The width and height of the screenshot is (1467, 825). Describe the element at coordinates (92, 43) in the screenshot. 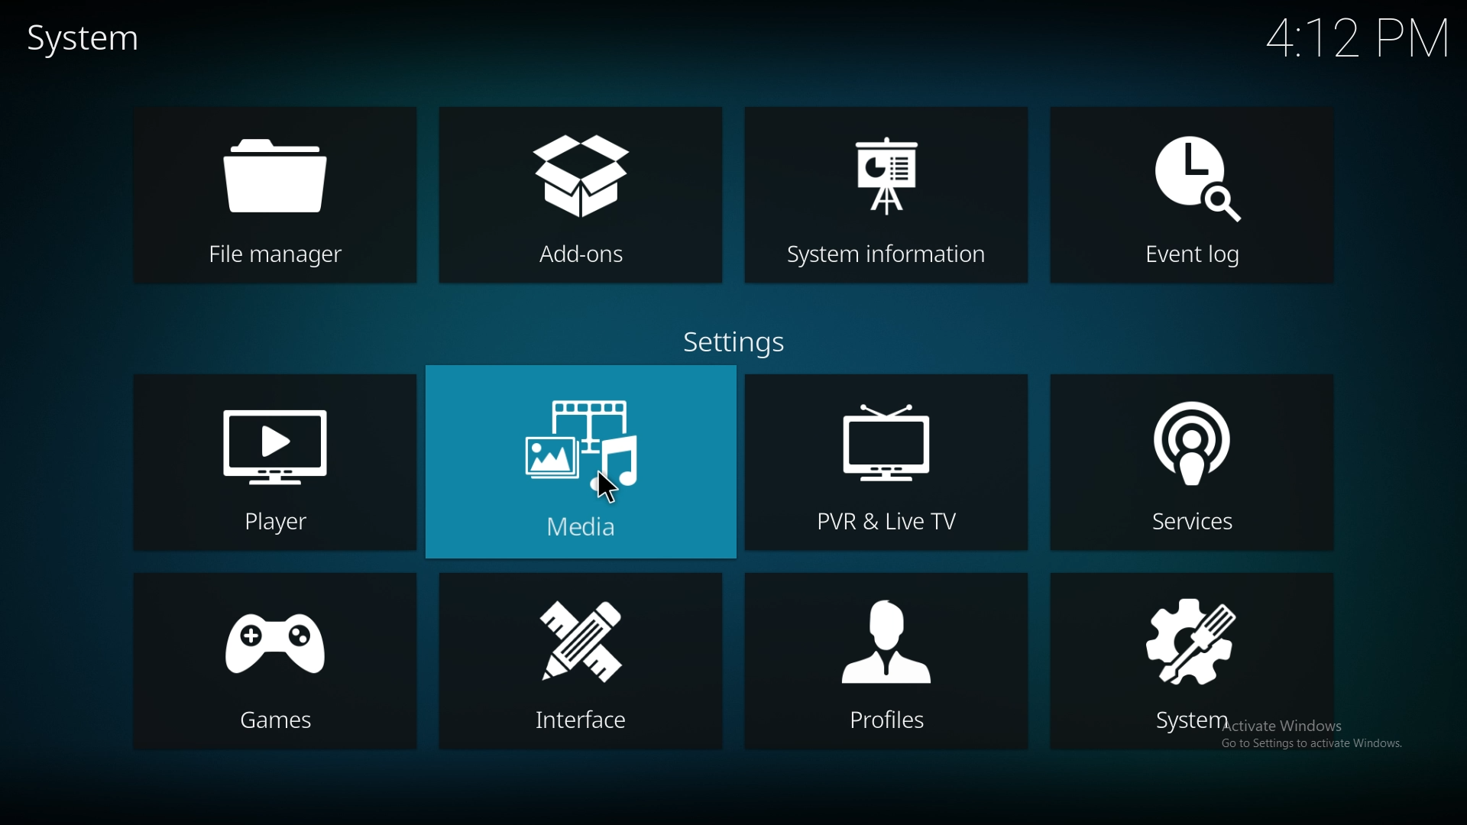

I see `system` at that location.